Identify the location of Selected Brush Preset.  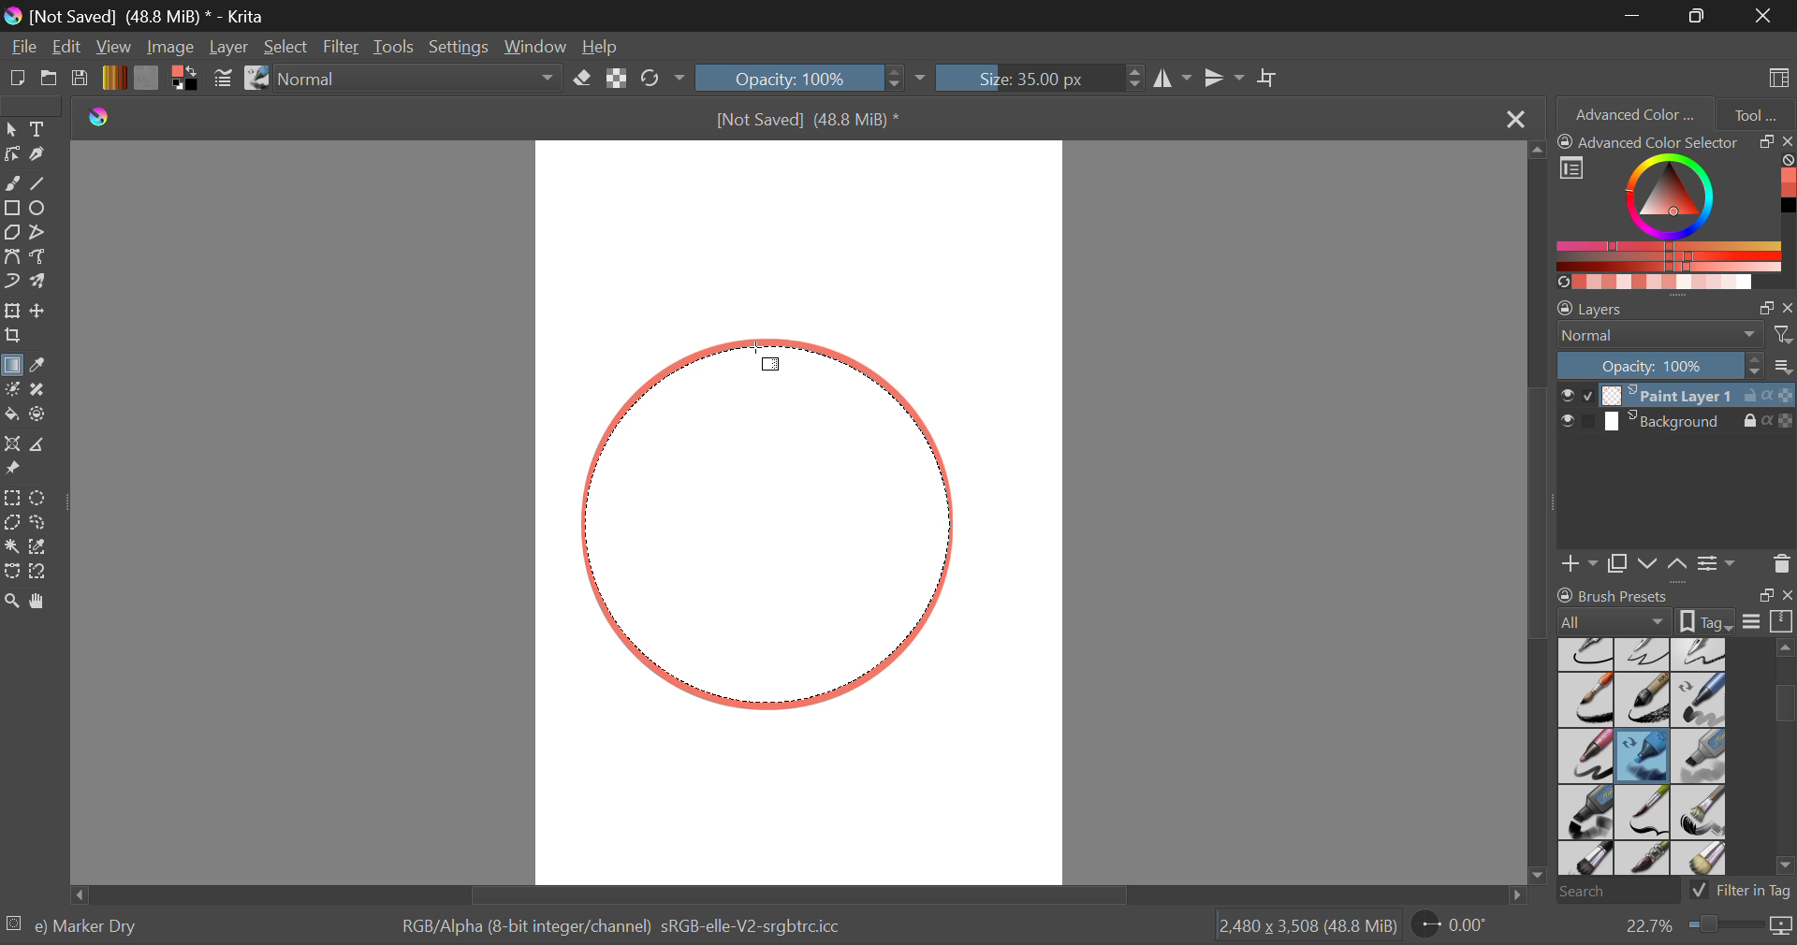
(77, 923).